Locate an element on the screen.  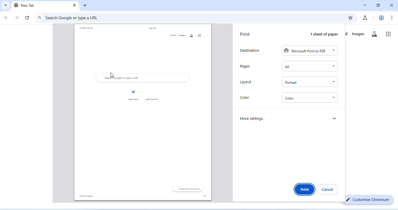
cursor movement is located at coordinates (112, 75).